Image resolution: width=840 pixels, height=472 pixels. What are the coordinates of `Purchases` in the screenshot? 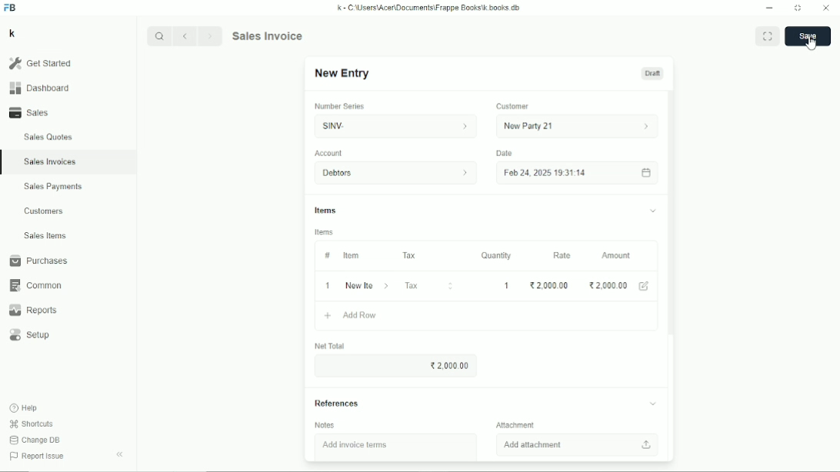 It's located at (38, 261).